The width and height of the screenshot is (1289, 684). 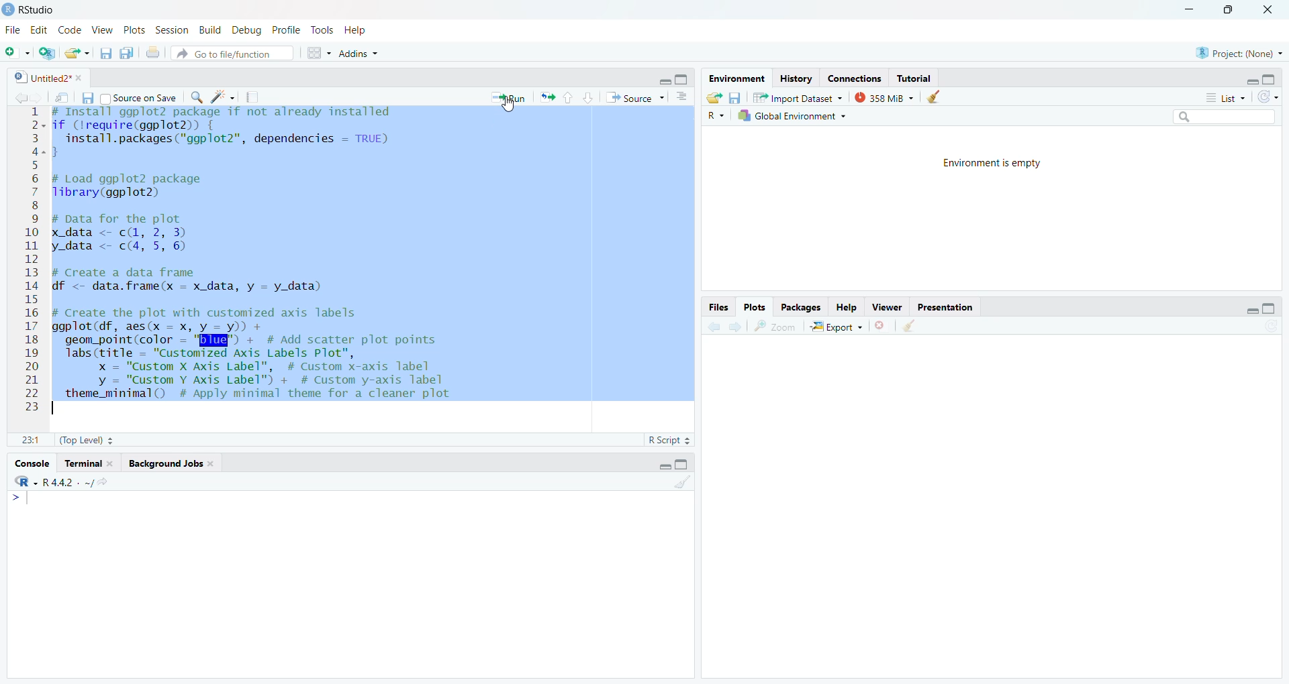 What do you see at coordinates (275, 260) in the screenshot?
I see `Be eS REL Bont B® Tw TEE TEES
2+ if (lrequire(ggplot2)) {

3 install.packages ("ggplot2", dependencies = TRUE)

4-3

5

6 # Load ggplot2 package

7 Tibrary(ggplot2)

8

9 # pata for the p1dt

10 x_data <- c(1, 2, 3)

11 y_data <- c(4, 5, 6)

12

13 # Create a data frame

14 df <- data.frame(x = x_data, y = y_data)

15

16 # Create the plot with customized axis labels

17 ggplot(df, aes(x = x, y = y)) +

18 geom_point(color - "Eil") + # Add scatter plot points
19 labs (title = "Customized Axis Labels Plot",

20 x = "Custom X Axis Label", # Custom x-axis label
21 y = "Custom Y Axis Label") + # Custom y-axis label
22 | theme_minimal() # Apply minimal theme for a cleaner plot
23` at bounding box center [275, 260].